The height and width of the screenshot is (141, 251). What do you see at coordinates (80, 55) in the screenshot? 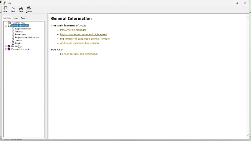
I see `License for use and distribution` at bounding box center [80, 55].